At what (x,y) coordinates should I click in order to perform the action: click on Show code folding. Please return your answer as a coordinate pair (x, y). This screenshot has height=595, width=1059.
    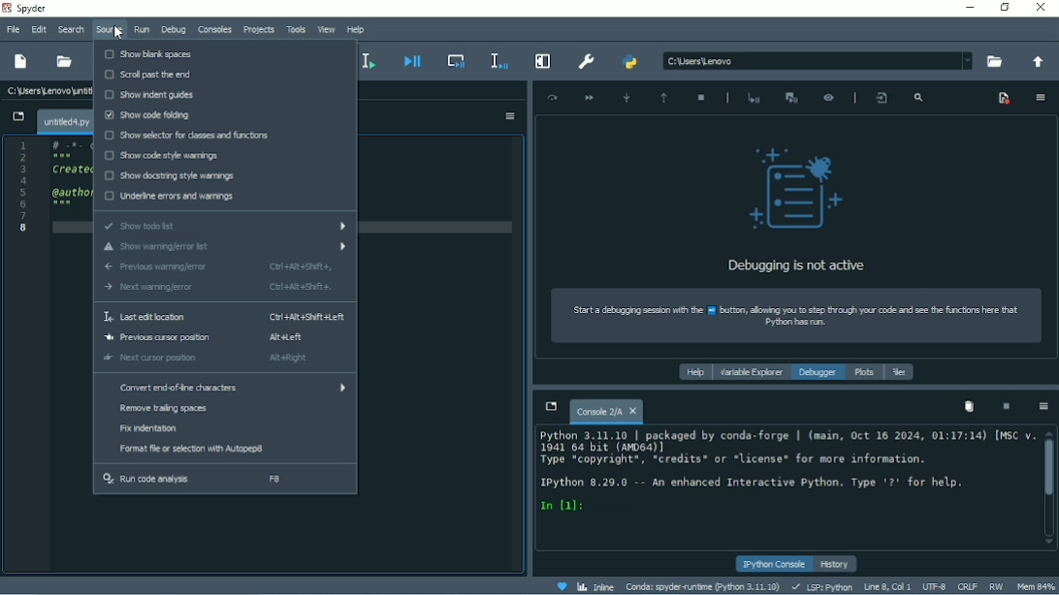
    Looking at the image, I should click on (222, 114).